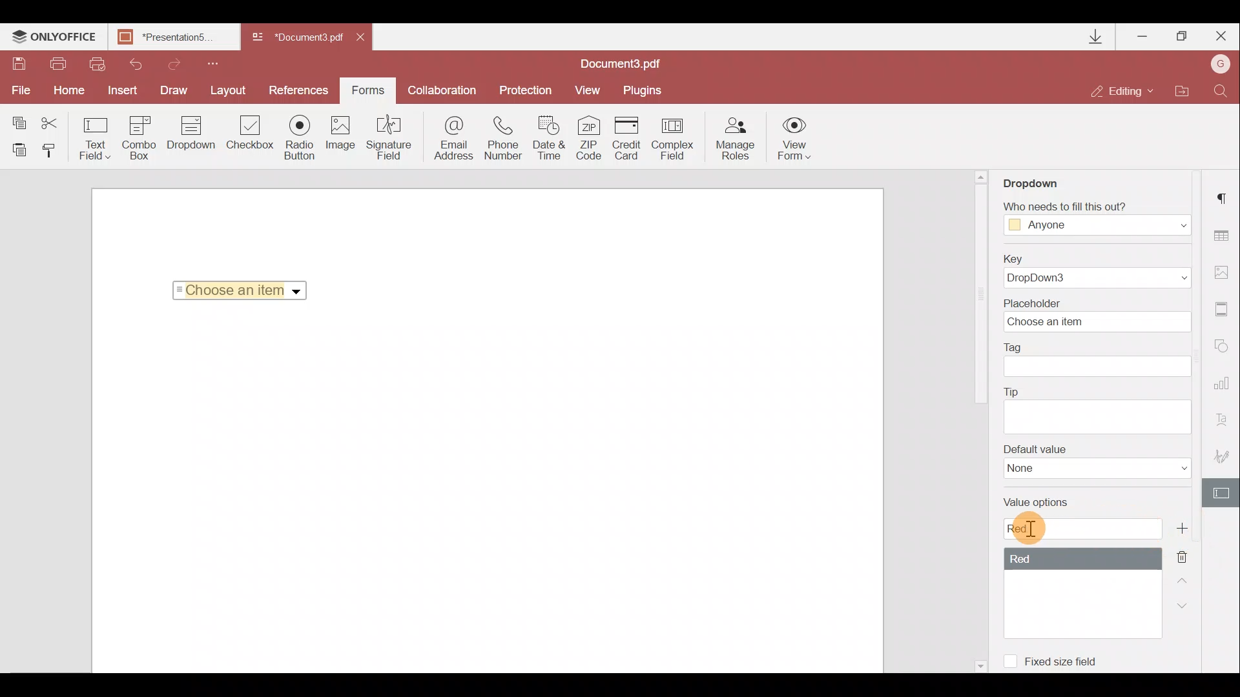 Image resolution: width=1240 pixels, height=697 pixels. Describe the element at coordinates (236, 290) in the screenshot. I see `Selected Item` at that location.